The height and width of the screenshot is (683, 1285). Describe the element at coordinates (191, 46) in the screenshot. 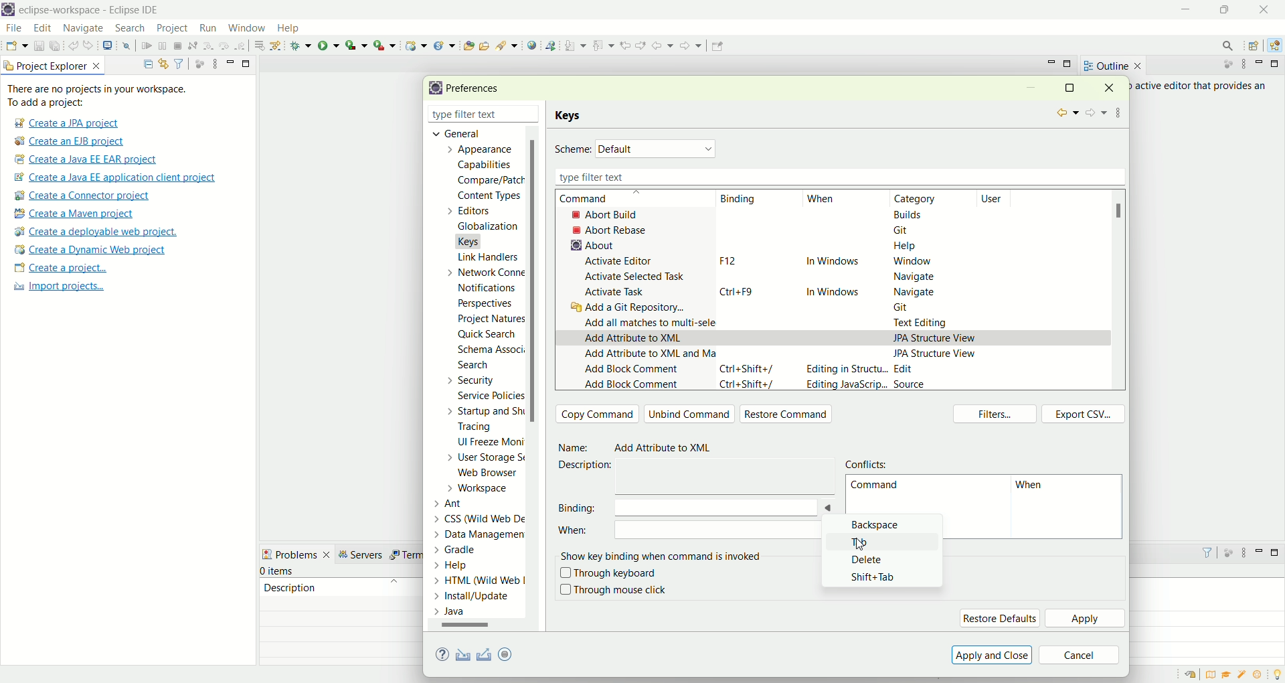

I see `disconnect` at that location.